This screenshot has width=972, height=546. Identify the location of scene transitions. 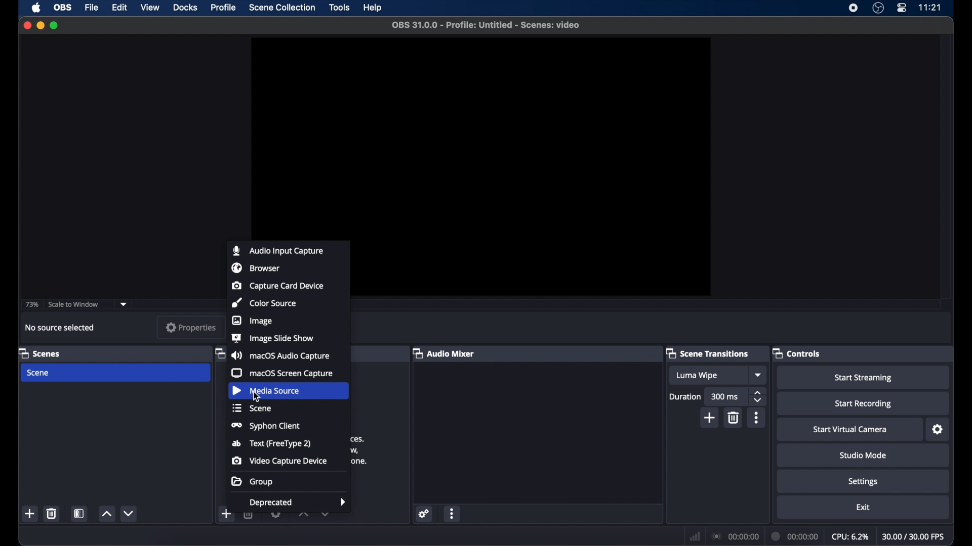
(708, 353).